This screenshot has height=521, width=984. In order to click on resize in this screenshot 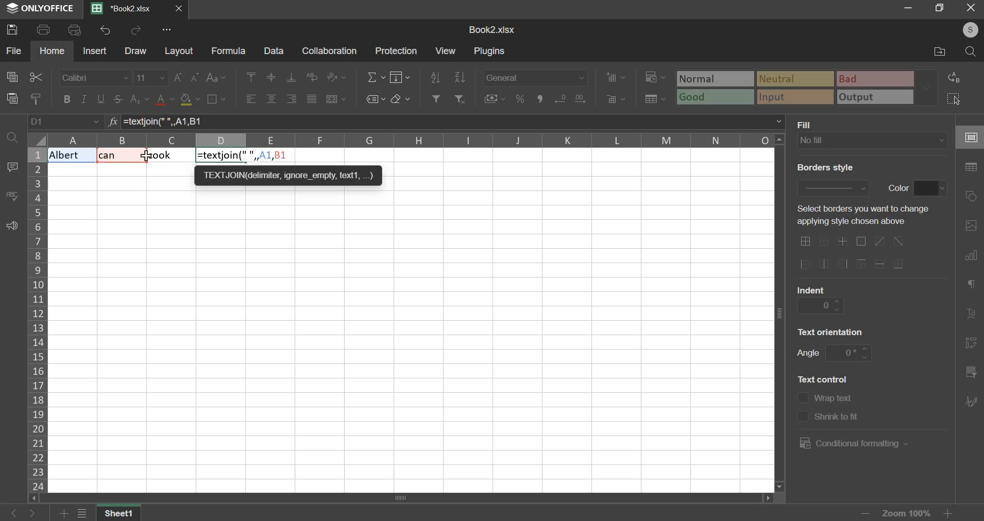, I will do `click(937, 8)`.